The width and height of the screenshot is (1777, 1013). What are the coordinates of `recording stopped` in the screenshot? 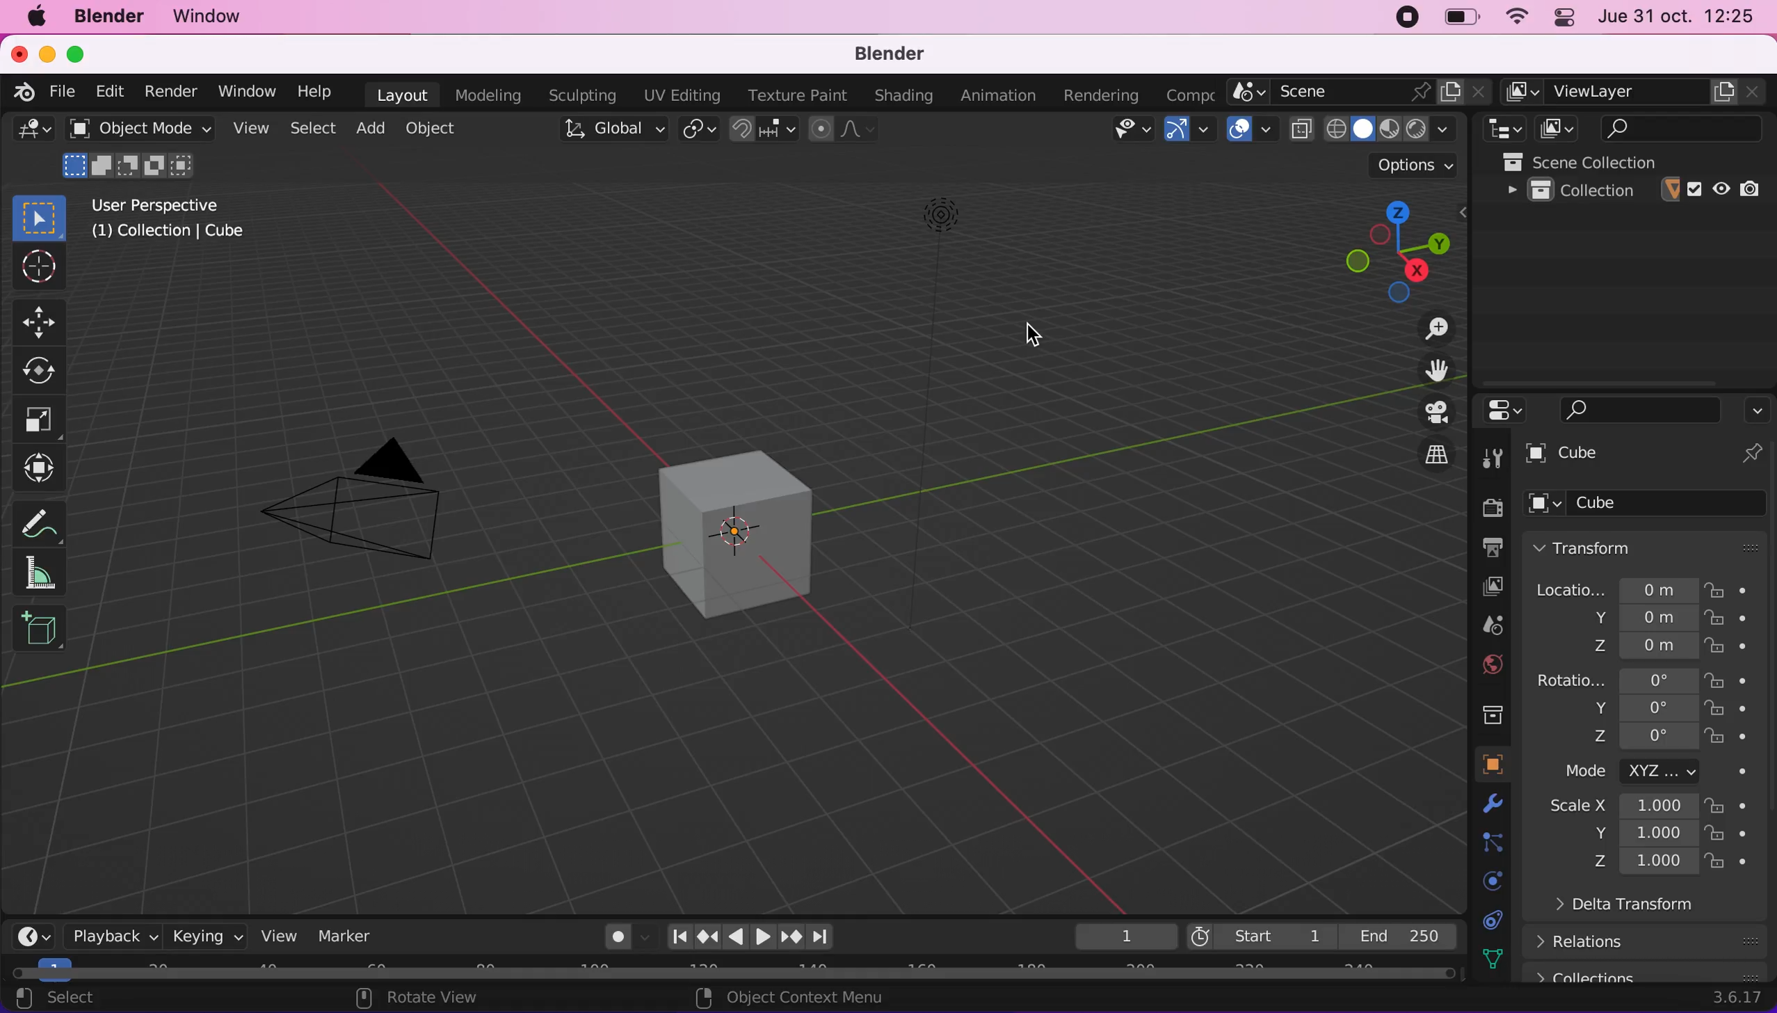 It's located at (1407, 17).